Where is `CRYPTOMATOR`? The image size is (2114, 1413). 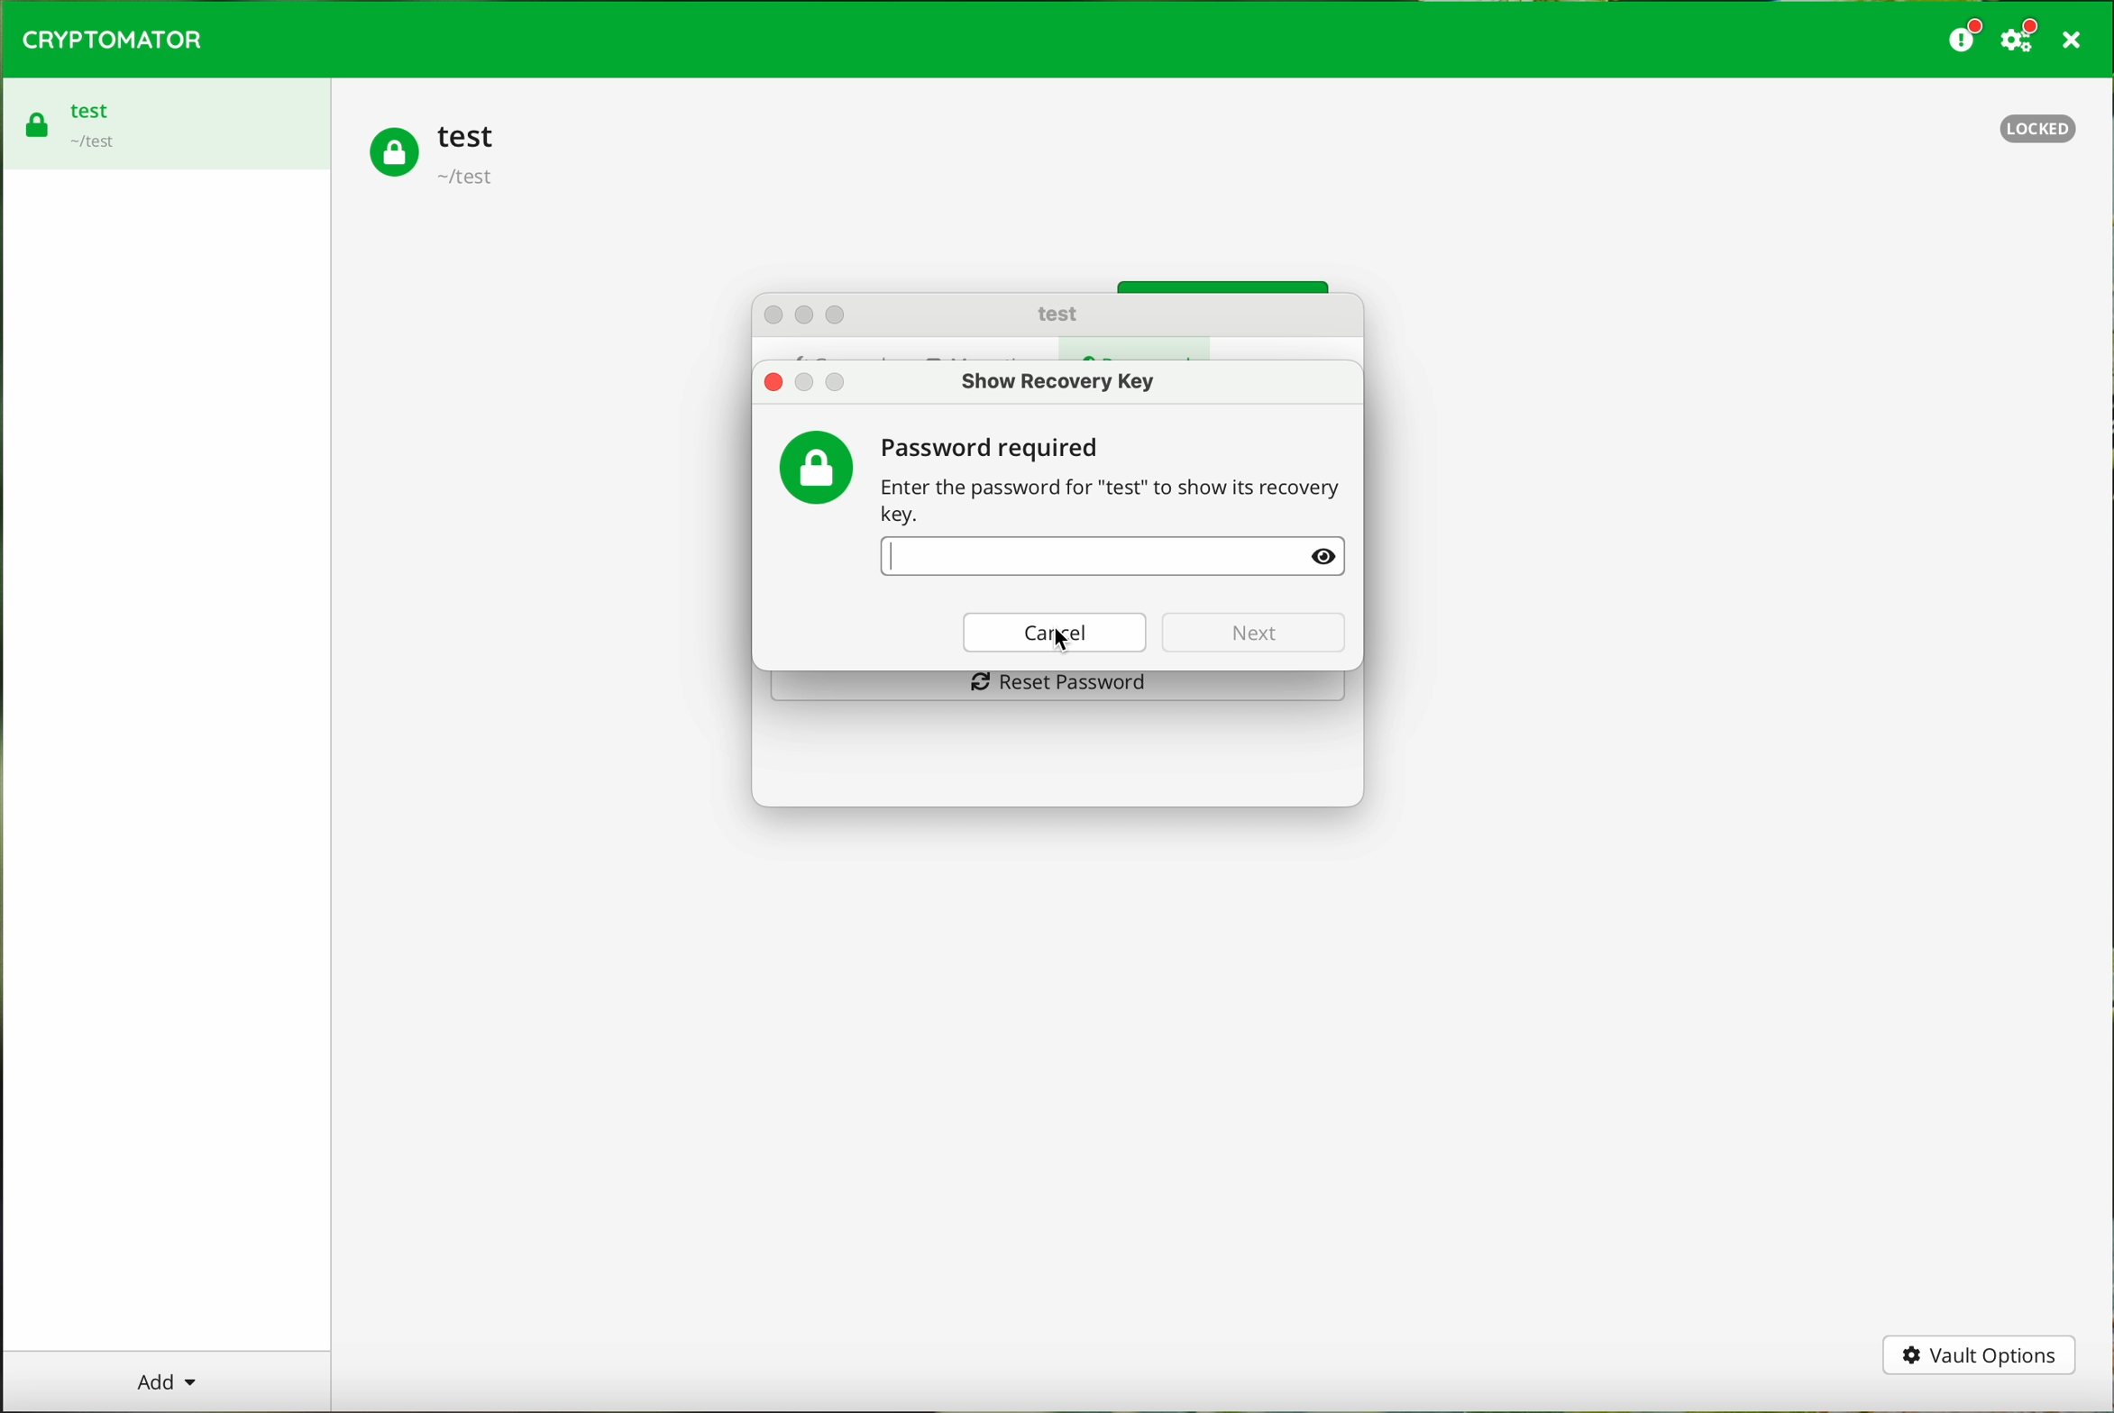
CRYPTOMATOR is located at coordinates (114, 40).